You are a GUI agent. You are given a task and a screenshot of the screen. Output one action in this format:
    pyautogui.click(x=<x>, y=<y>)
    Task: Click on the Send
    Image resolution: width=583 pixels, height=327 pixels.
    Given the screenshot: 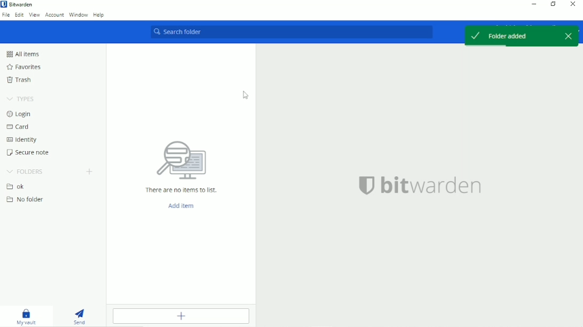 What is the action you would take?
    pyautogui.click(x=82, y=316)
    